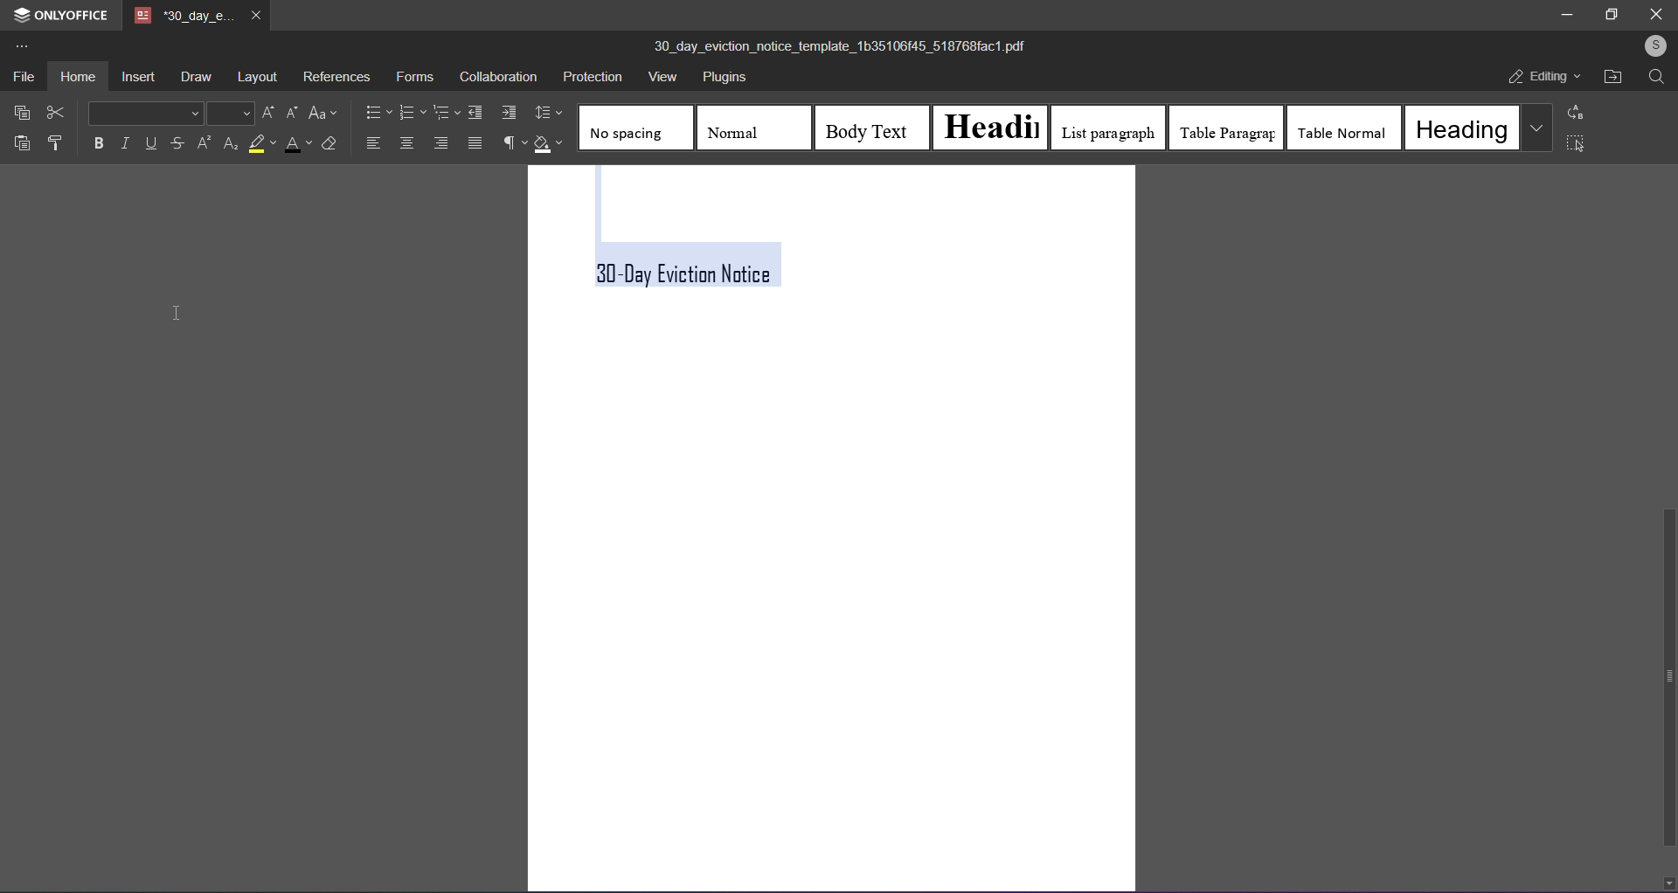  Describe the element at coordinates (440, 143) in the screenshot. I see `right aligned` at that location.